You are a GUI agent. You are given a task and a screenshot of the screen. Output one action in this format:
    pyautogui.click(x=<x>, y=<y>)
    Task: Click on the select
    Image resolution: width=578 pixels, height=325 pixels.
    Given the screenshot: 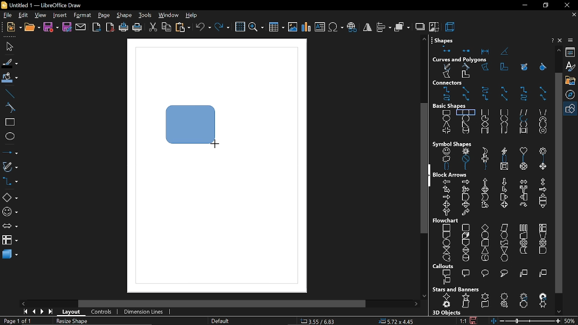 What is the action you would take?
    pyautogui.click(x=8, y=46)
    